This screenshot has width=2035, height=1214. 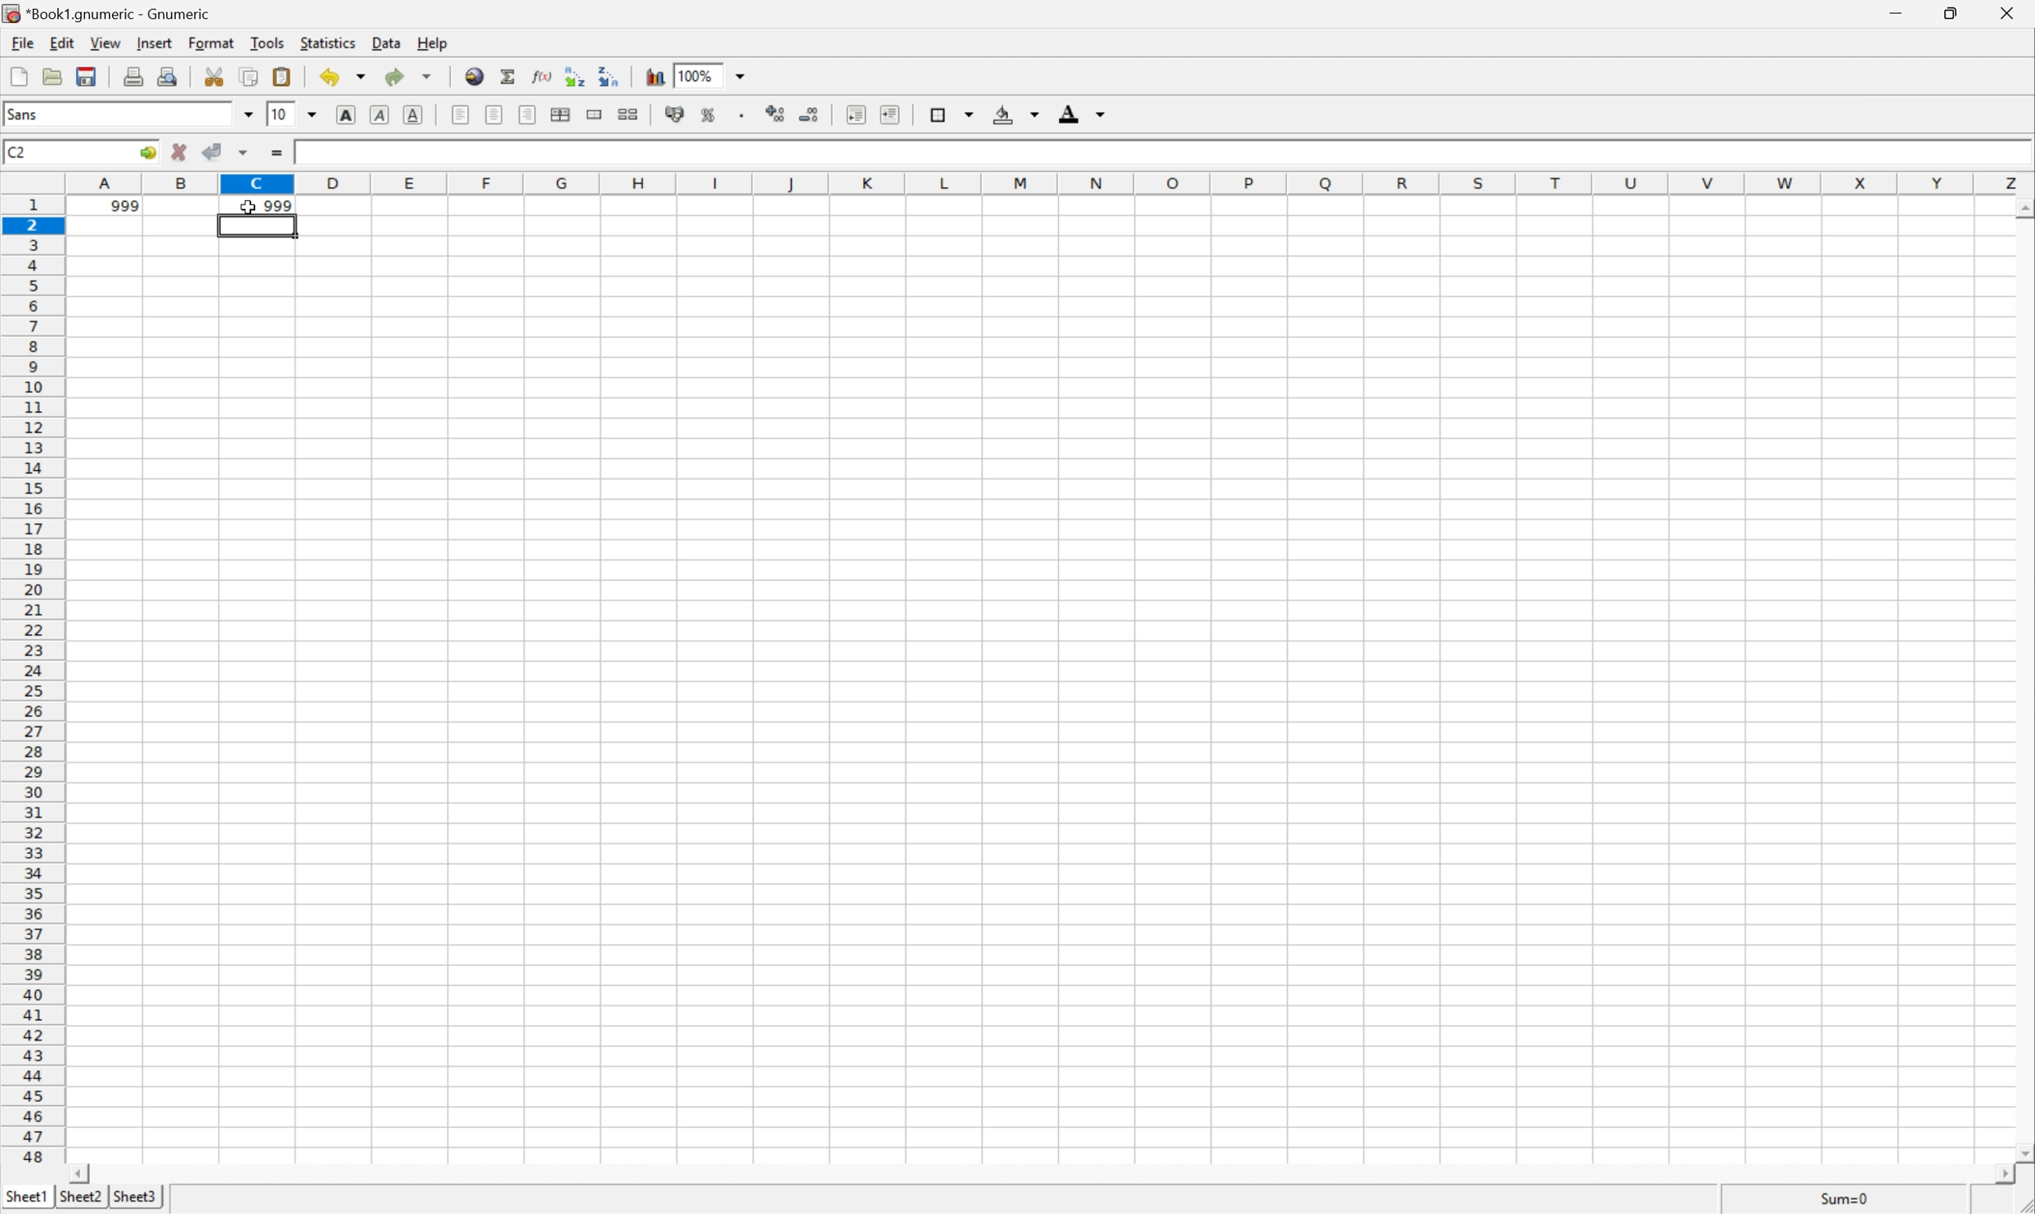 What do you see at coordinates (242, 207) in the screenshot?
I see `cursor` at bounding box center [242, 207].